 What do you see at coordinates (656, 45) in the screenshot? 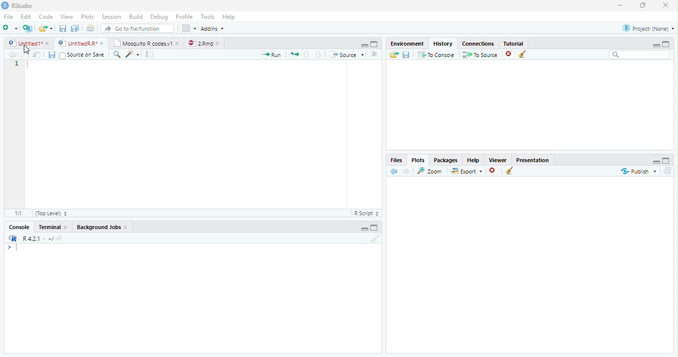
I see `Minimize Height` at bounding box center [656, 45].